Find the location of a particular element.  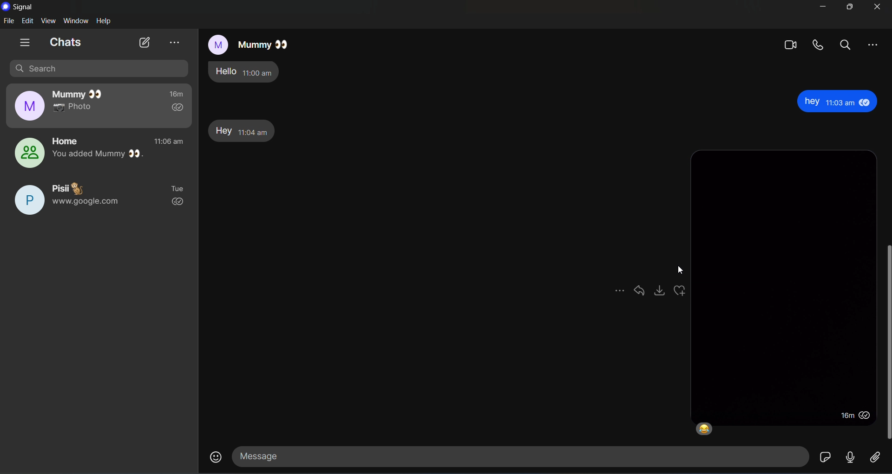

video calls is located at coordinates (791, 45).